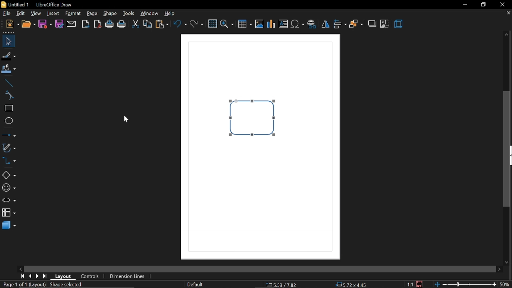 This screenshot has width=512, height=288. I want to click on position, so click(353, 285).